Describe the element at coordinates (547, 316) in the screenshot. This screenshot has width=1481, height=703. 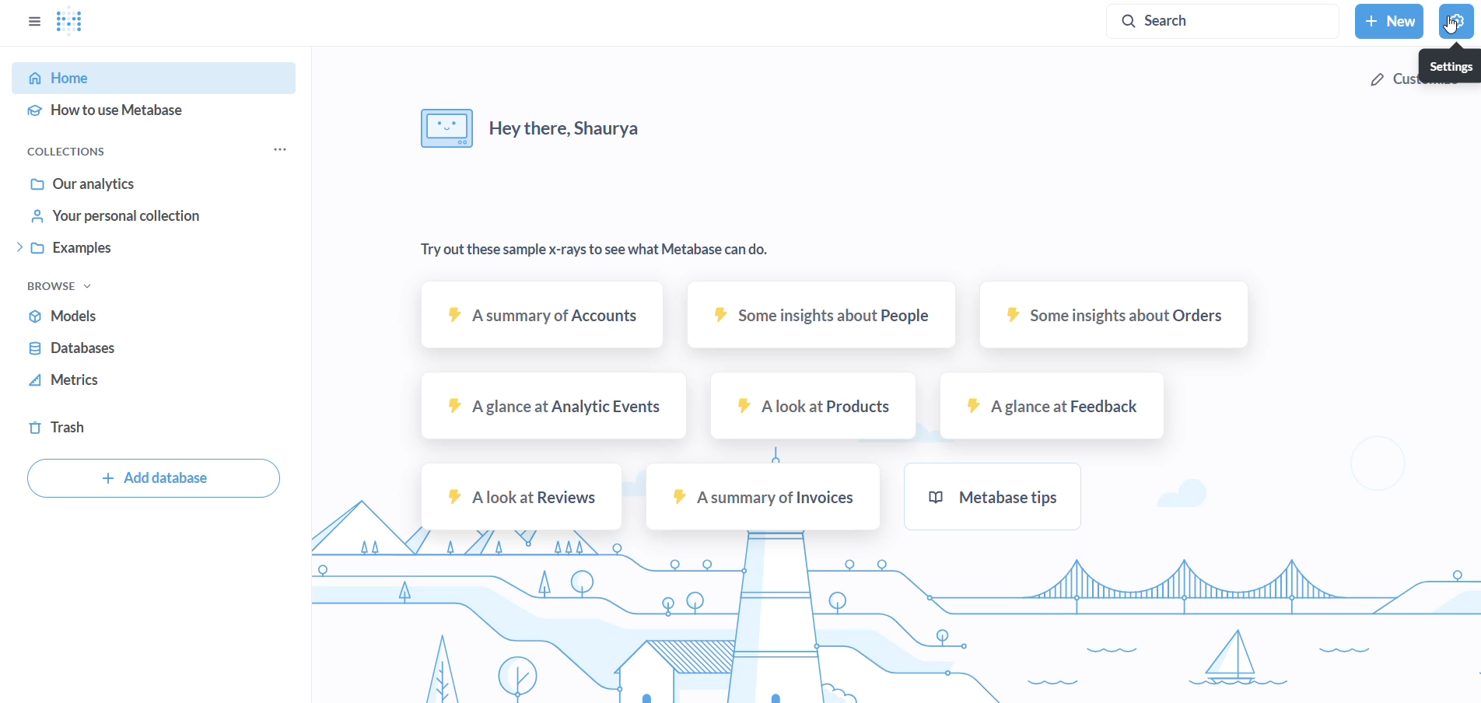
I see `% Asummary of Accounts` at that location.